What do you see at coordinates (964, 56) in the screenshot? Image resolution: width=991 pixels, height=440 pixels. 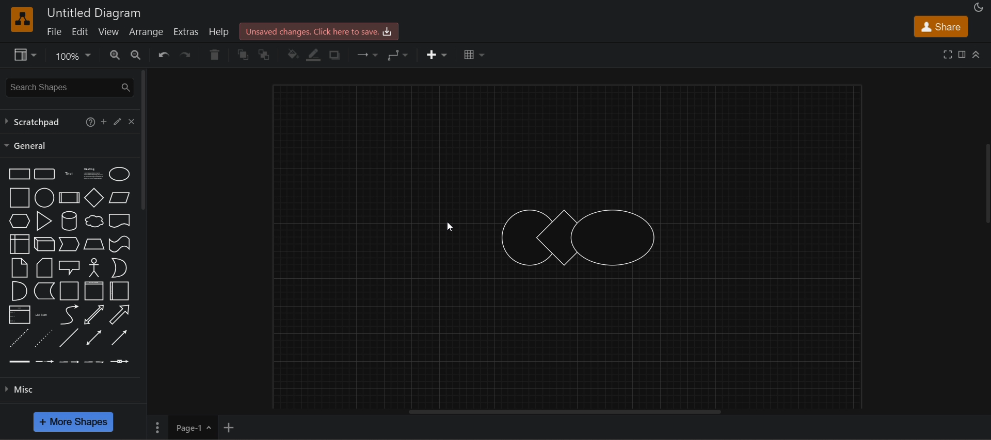 I see `format` at bounding box center [964, 56].